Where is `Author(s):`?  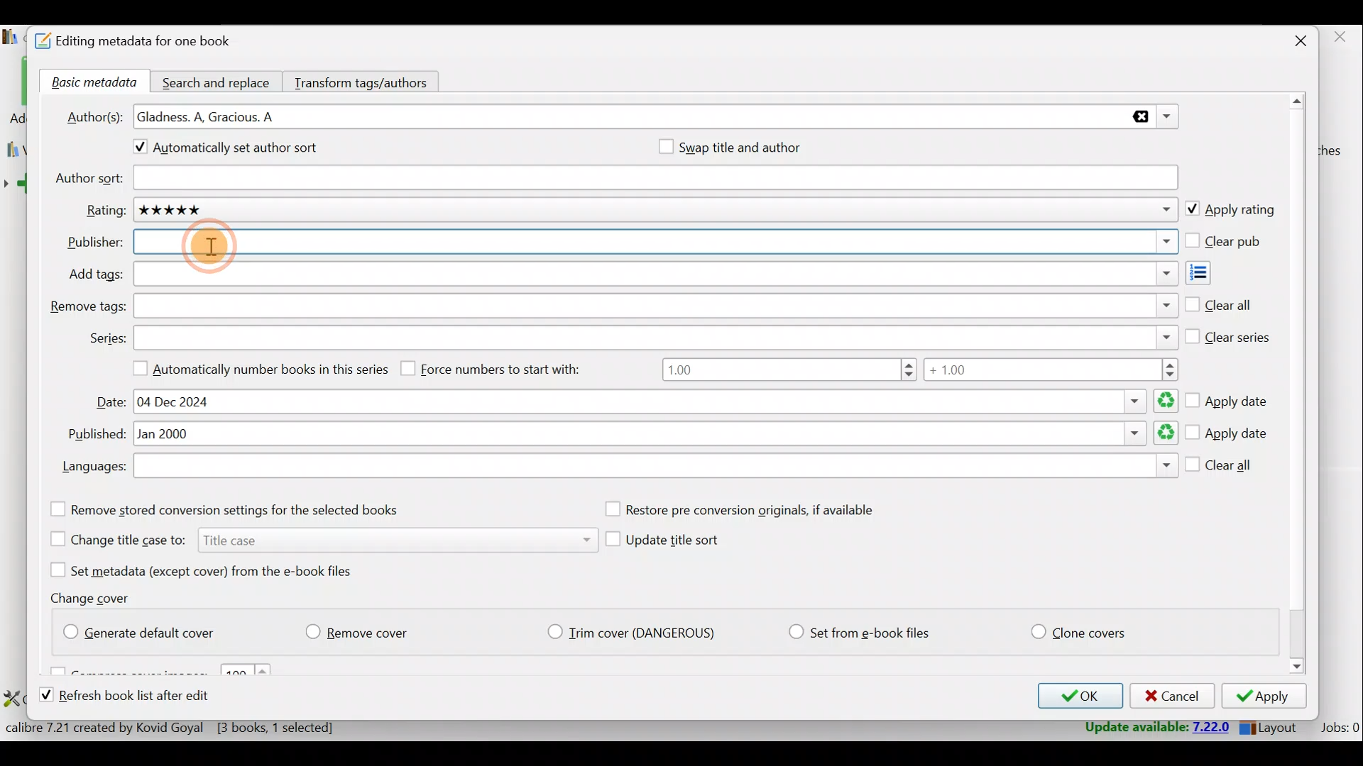
Author(s): is located at coordinates (94, 115).